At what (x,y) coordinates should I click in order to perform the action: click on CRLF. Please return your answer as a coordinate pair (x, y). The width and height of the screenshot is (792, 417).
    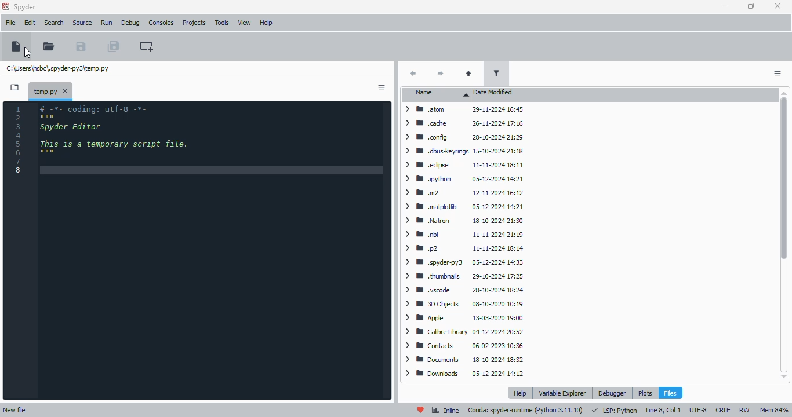
    Looking at the image, I should click on (722, 410).